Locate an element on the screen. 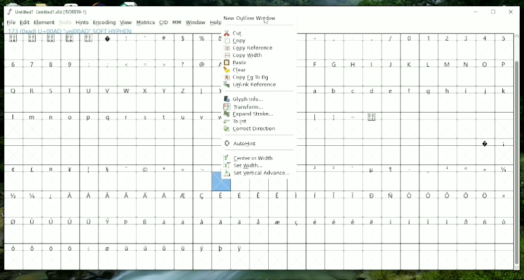 The height and width of the screenshot is (280, 524). Hints is located at coordinates (83, 23).